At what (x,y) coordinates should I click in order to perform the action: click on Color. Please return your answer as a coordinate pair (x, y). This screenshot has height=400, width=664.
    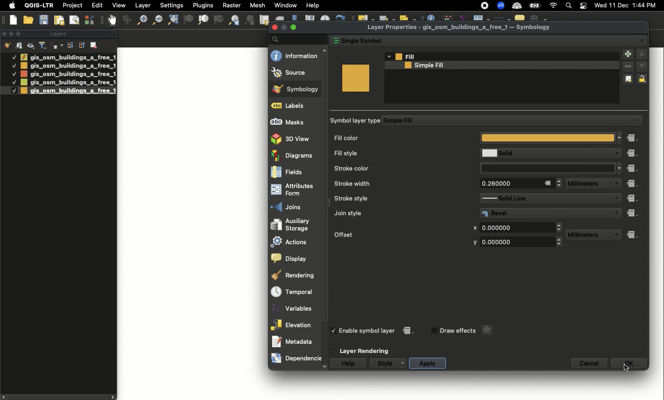
    Looking at the image, I should click on (356, 78).